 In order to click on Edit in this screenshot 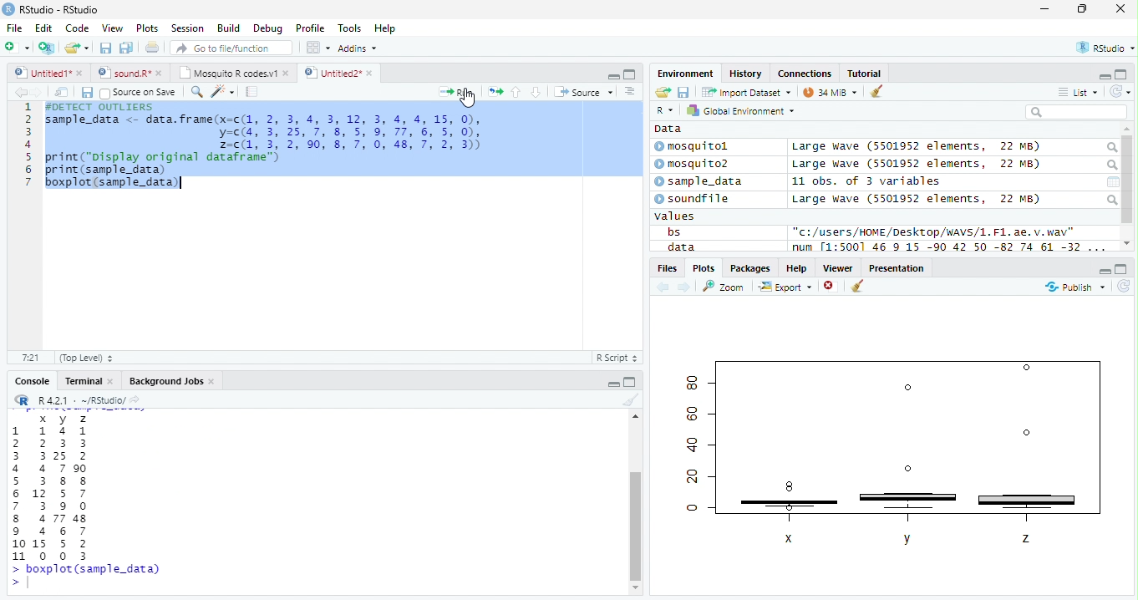, I will do `click(44, 28)`.